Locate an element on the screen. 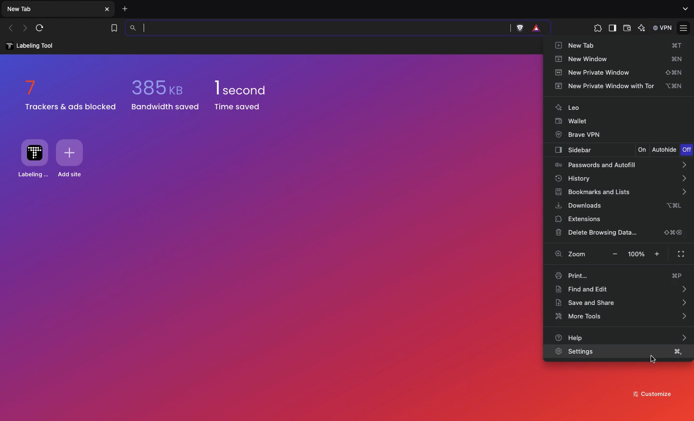 The image size is (694, 421). labelling tool is located at coordinates (28, 45).